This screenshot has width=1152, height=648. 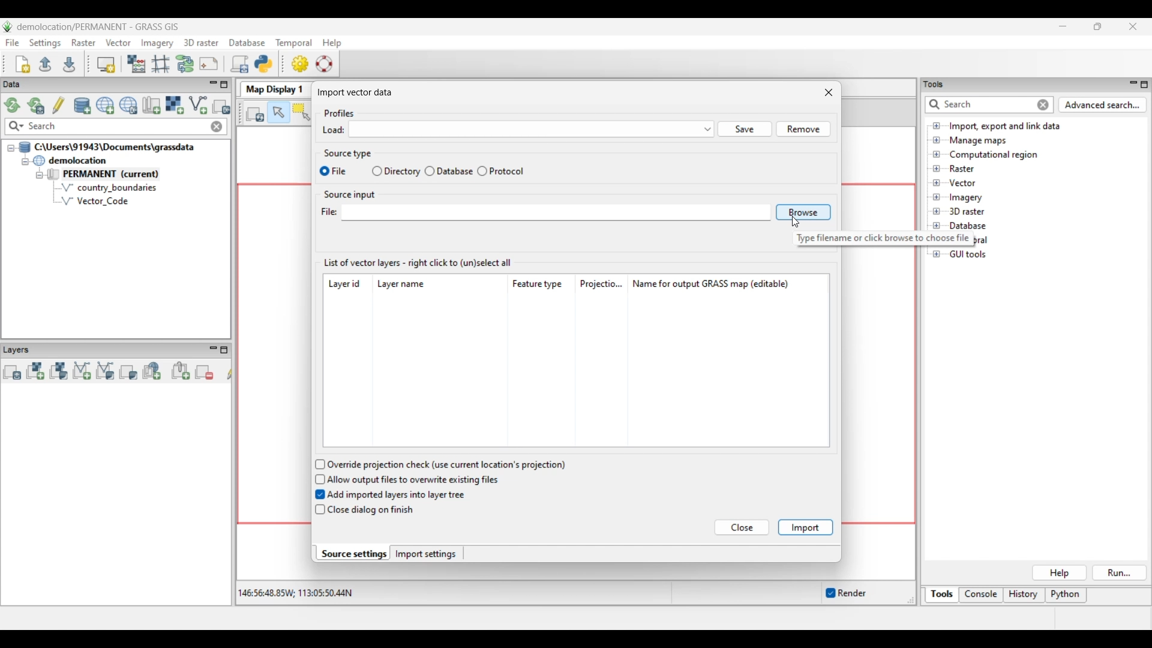 What do you see at coordinates (352, 196) in the screenshot?
I see `Source input` at bounding box center [352, 196].